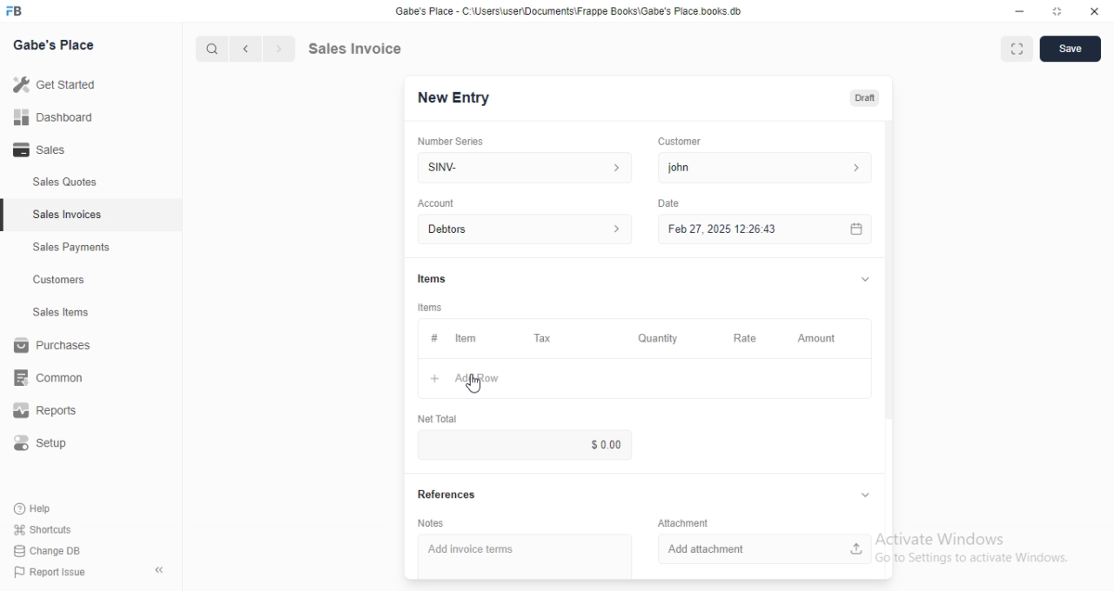 The height and width of the screenshot is (591, 1114). Describe the element at coordinates (467, 548) in the screenshot. I see `Add invoice terms` at that location.